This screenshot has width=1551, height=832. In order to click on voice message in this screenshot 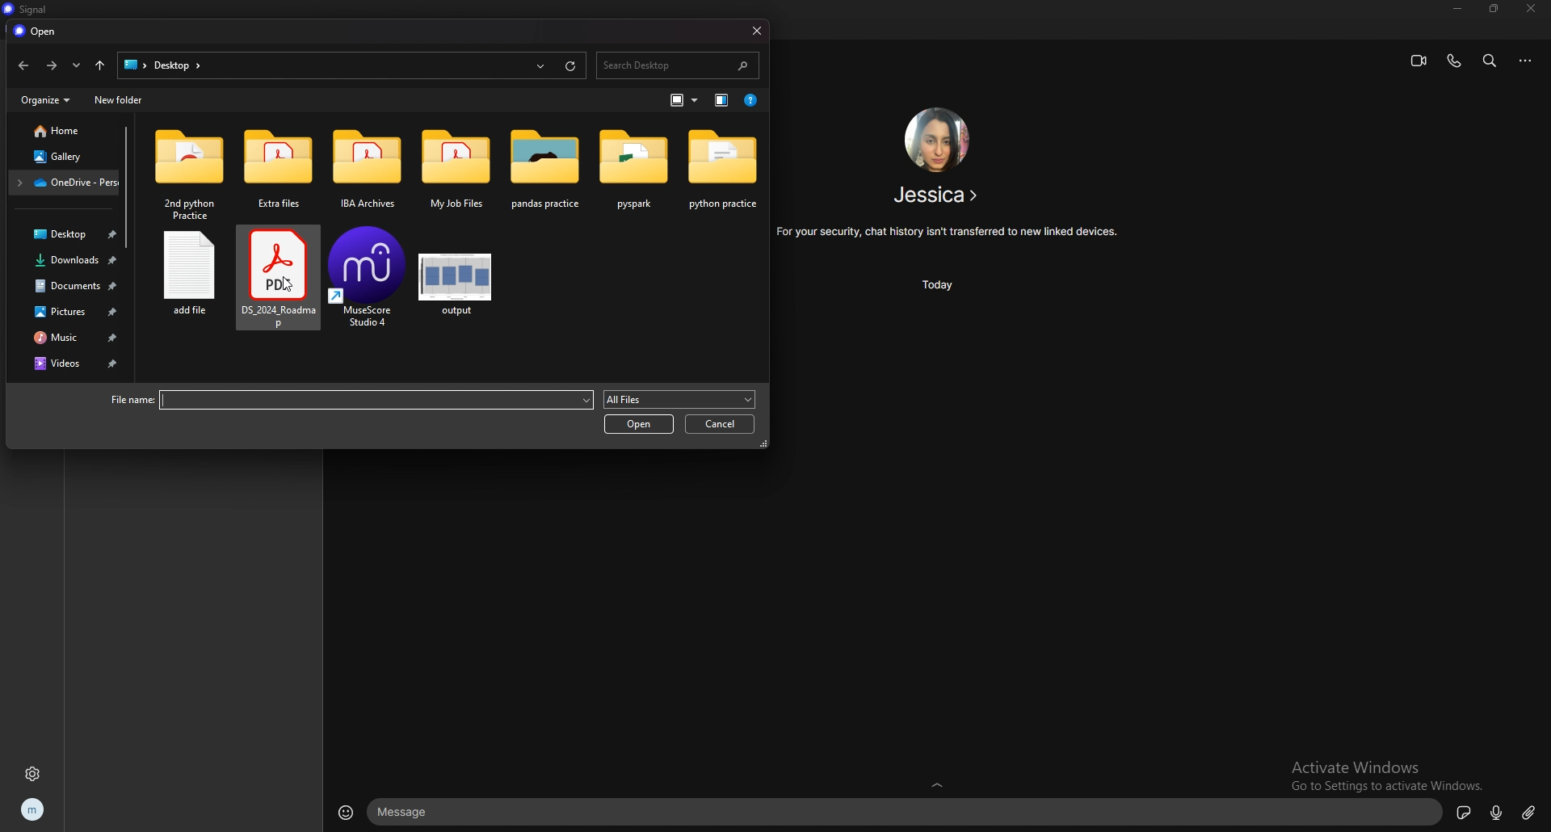, I will do `click(1495, 813)`.